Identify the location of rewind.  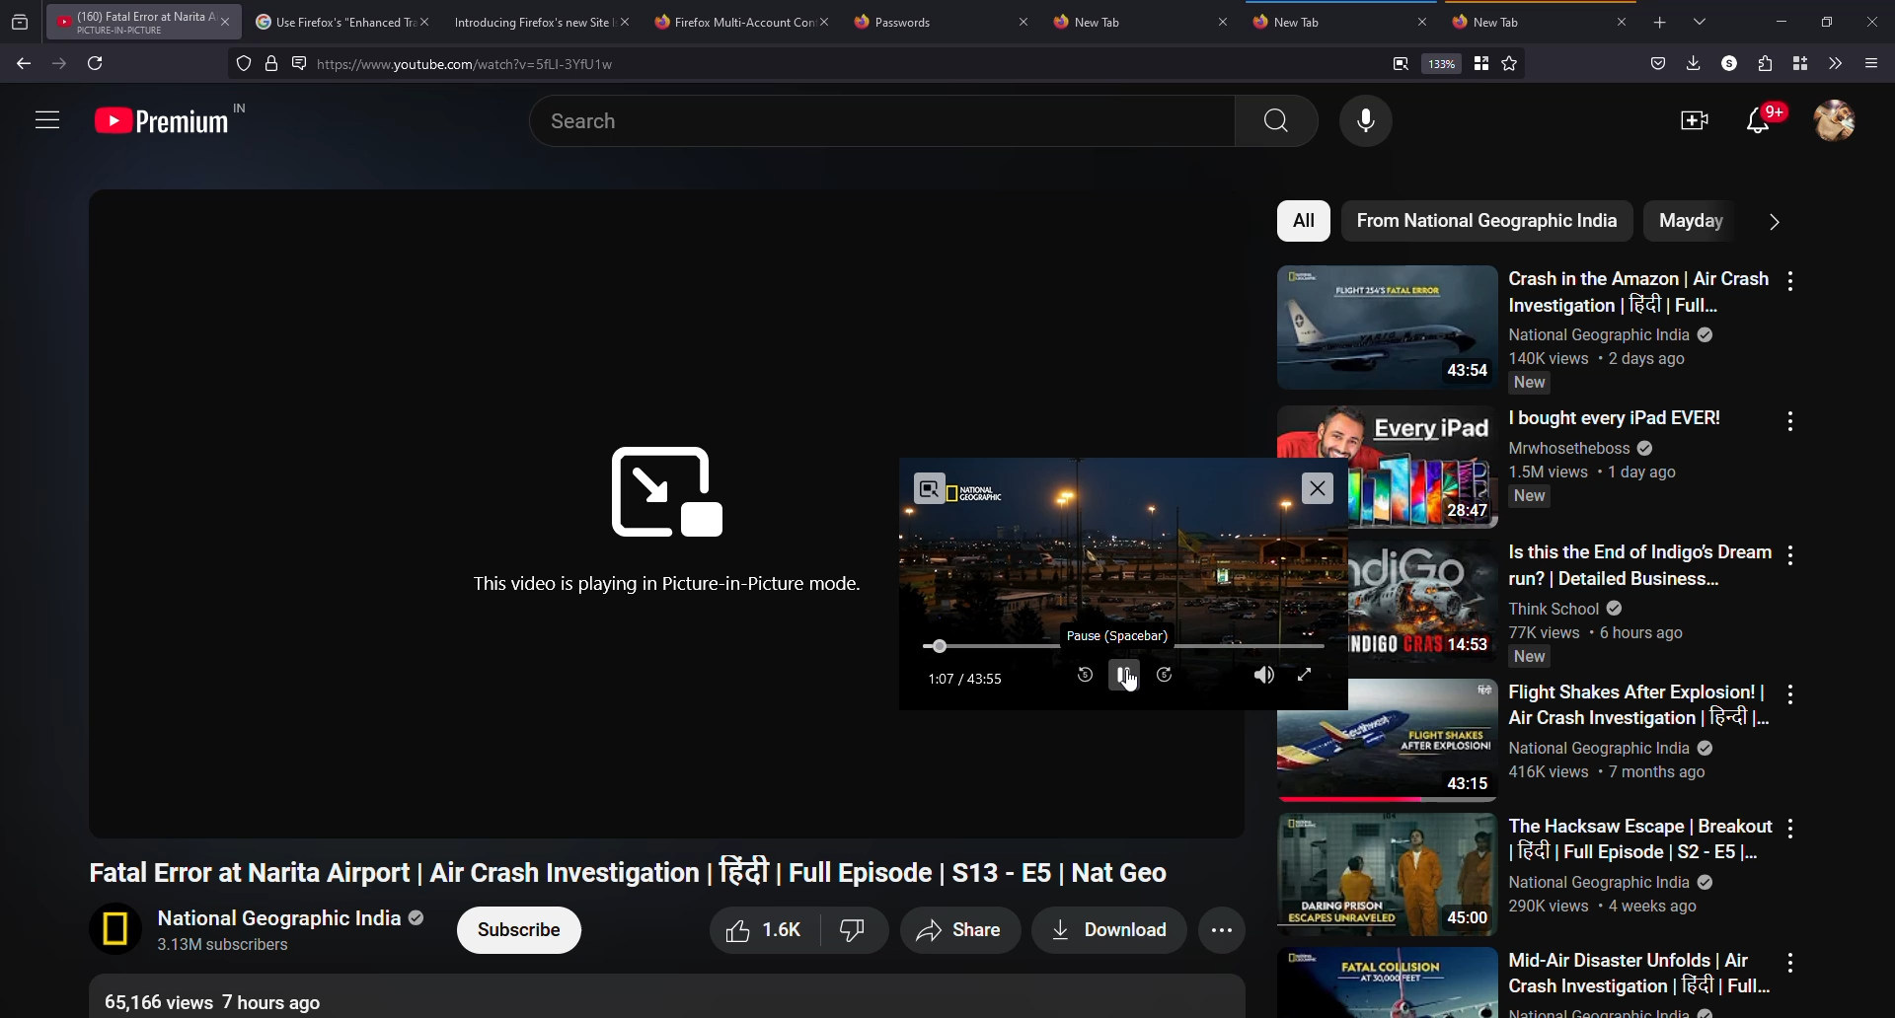
(1084, 676).